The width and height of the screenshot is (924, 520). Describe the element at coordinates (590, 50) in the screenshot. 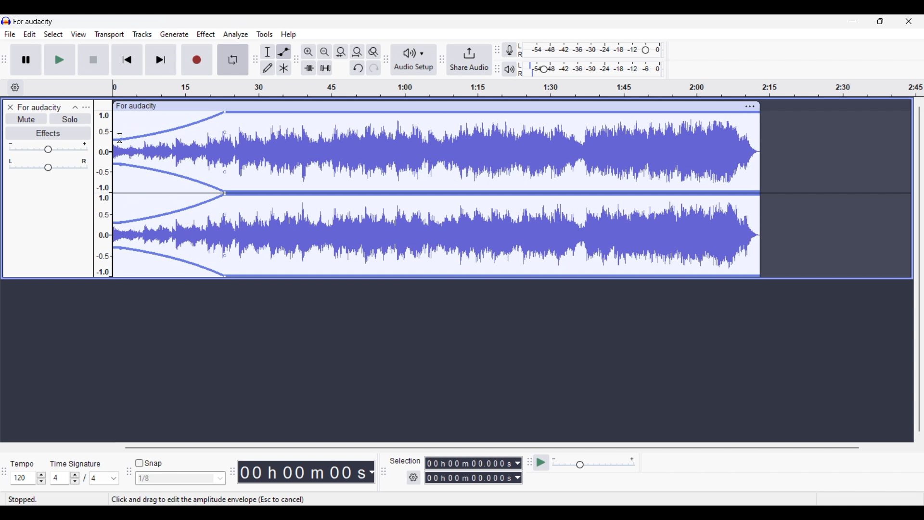

I see `Recording level` at that location.